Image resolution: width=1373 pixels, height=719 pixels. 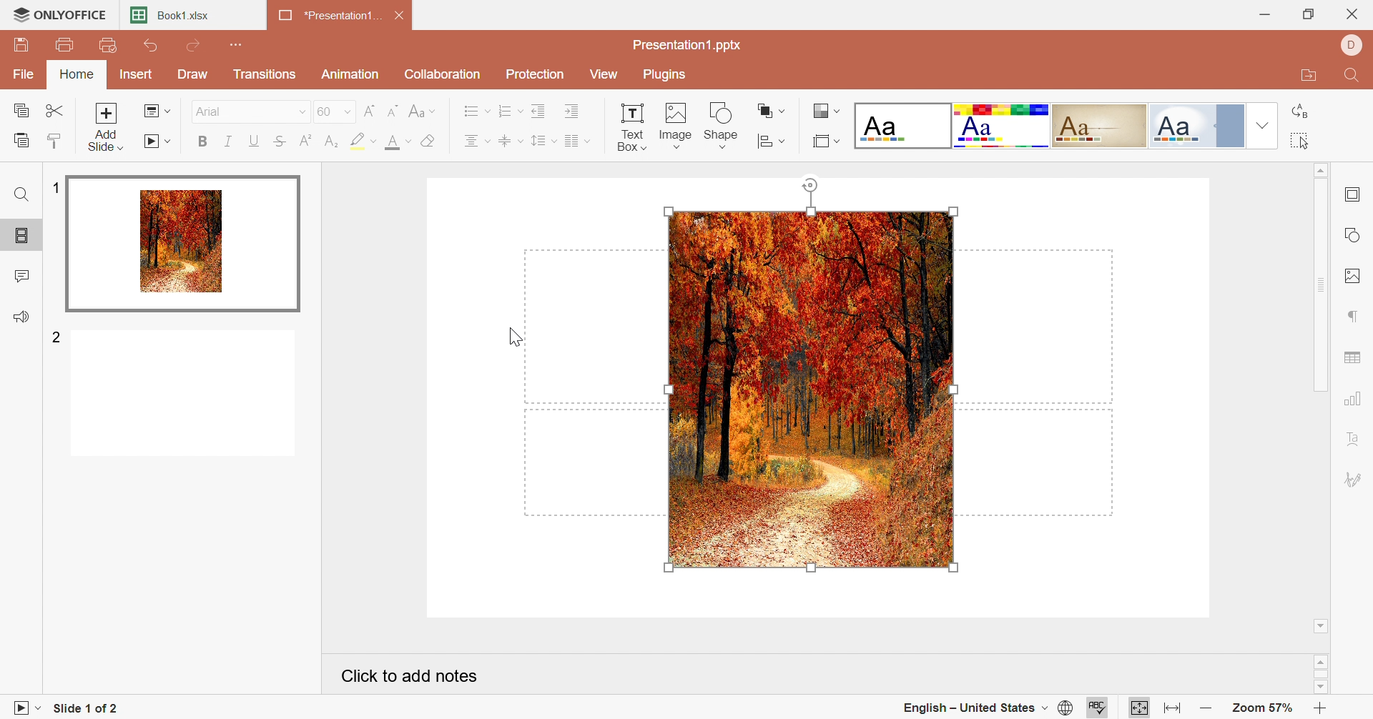 What do you see at coordinates (1357, 194) in the screenshot?
I see `slide settings` at bounding box center [1357, 194].